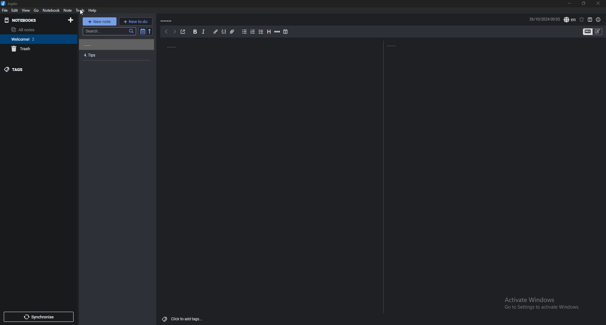 This screenshot has width=606, height=325. Describe the element at coordinates (35, 39) in the screenshot. I see `welcome` at that location.